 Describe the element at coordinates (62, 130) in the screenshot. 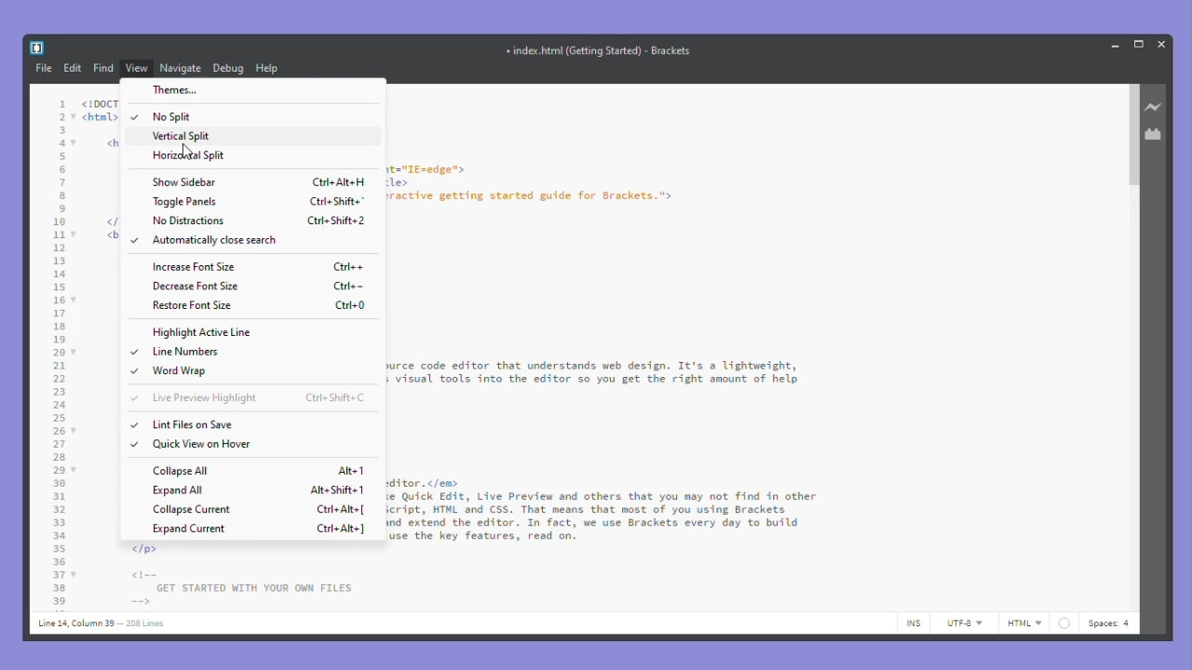

I see `3` at that location.